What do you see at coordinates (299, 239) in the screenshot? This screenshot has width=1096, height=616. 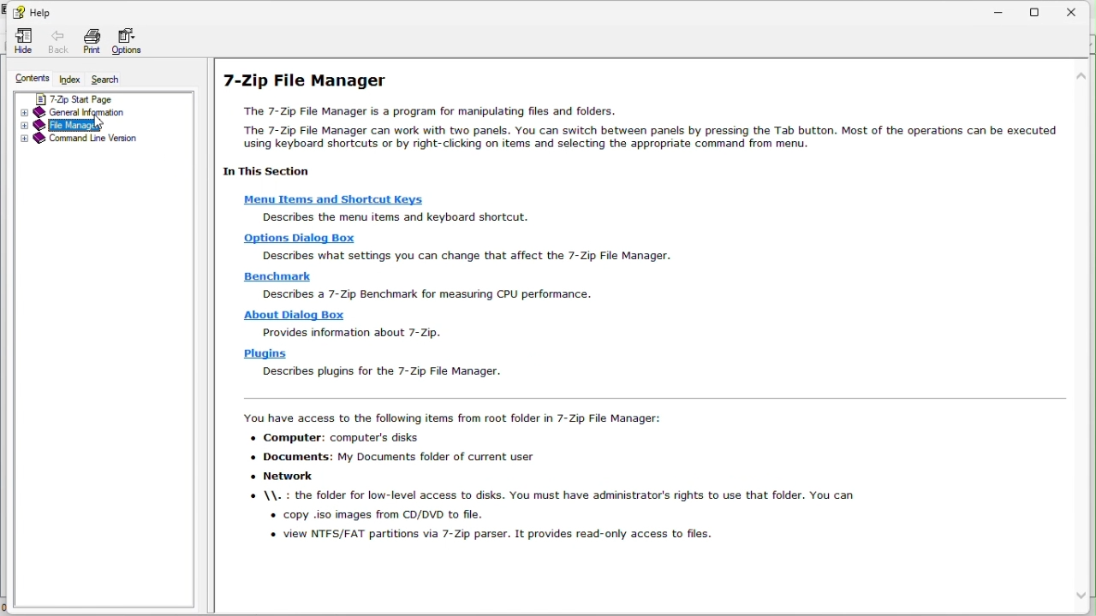 I see `Options dialogue box` at bounding box center [299, 239].